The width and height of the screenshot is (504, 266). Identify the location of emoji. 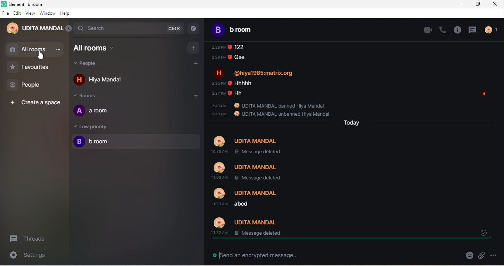
(469, 256).